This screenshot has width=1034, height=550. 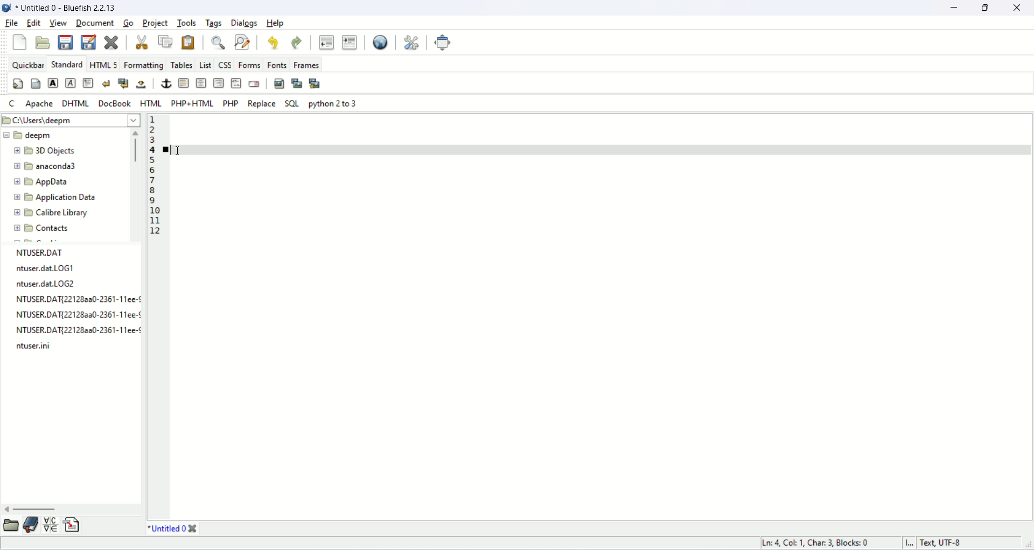 I want to click on help, so click(x=276, y=23).